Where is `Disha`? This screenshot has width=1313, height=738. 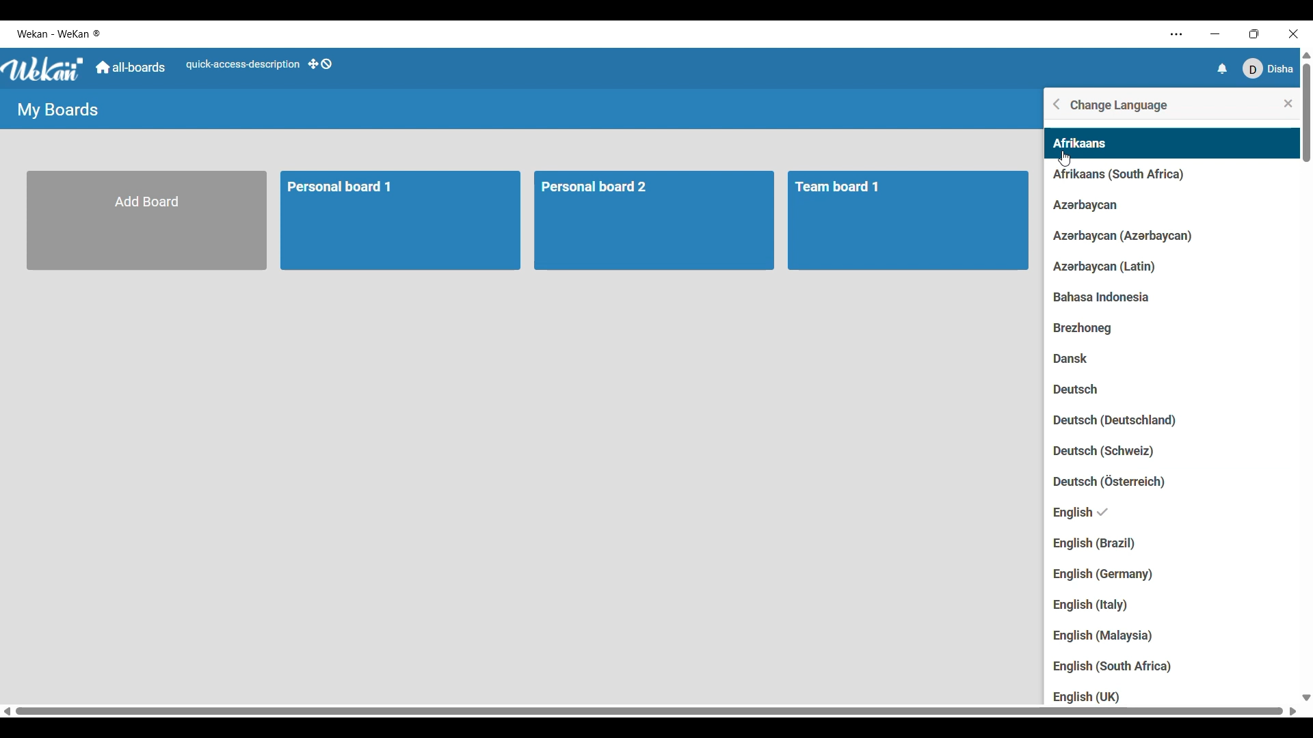 Disha is located at coordinates (1269, 68).